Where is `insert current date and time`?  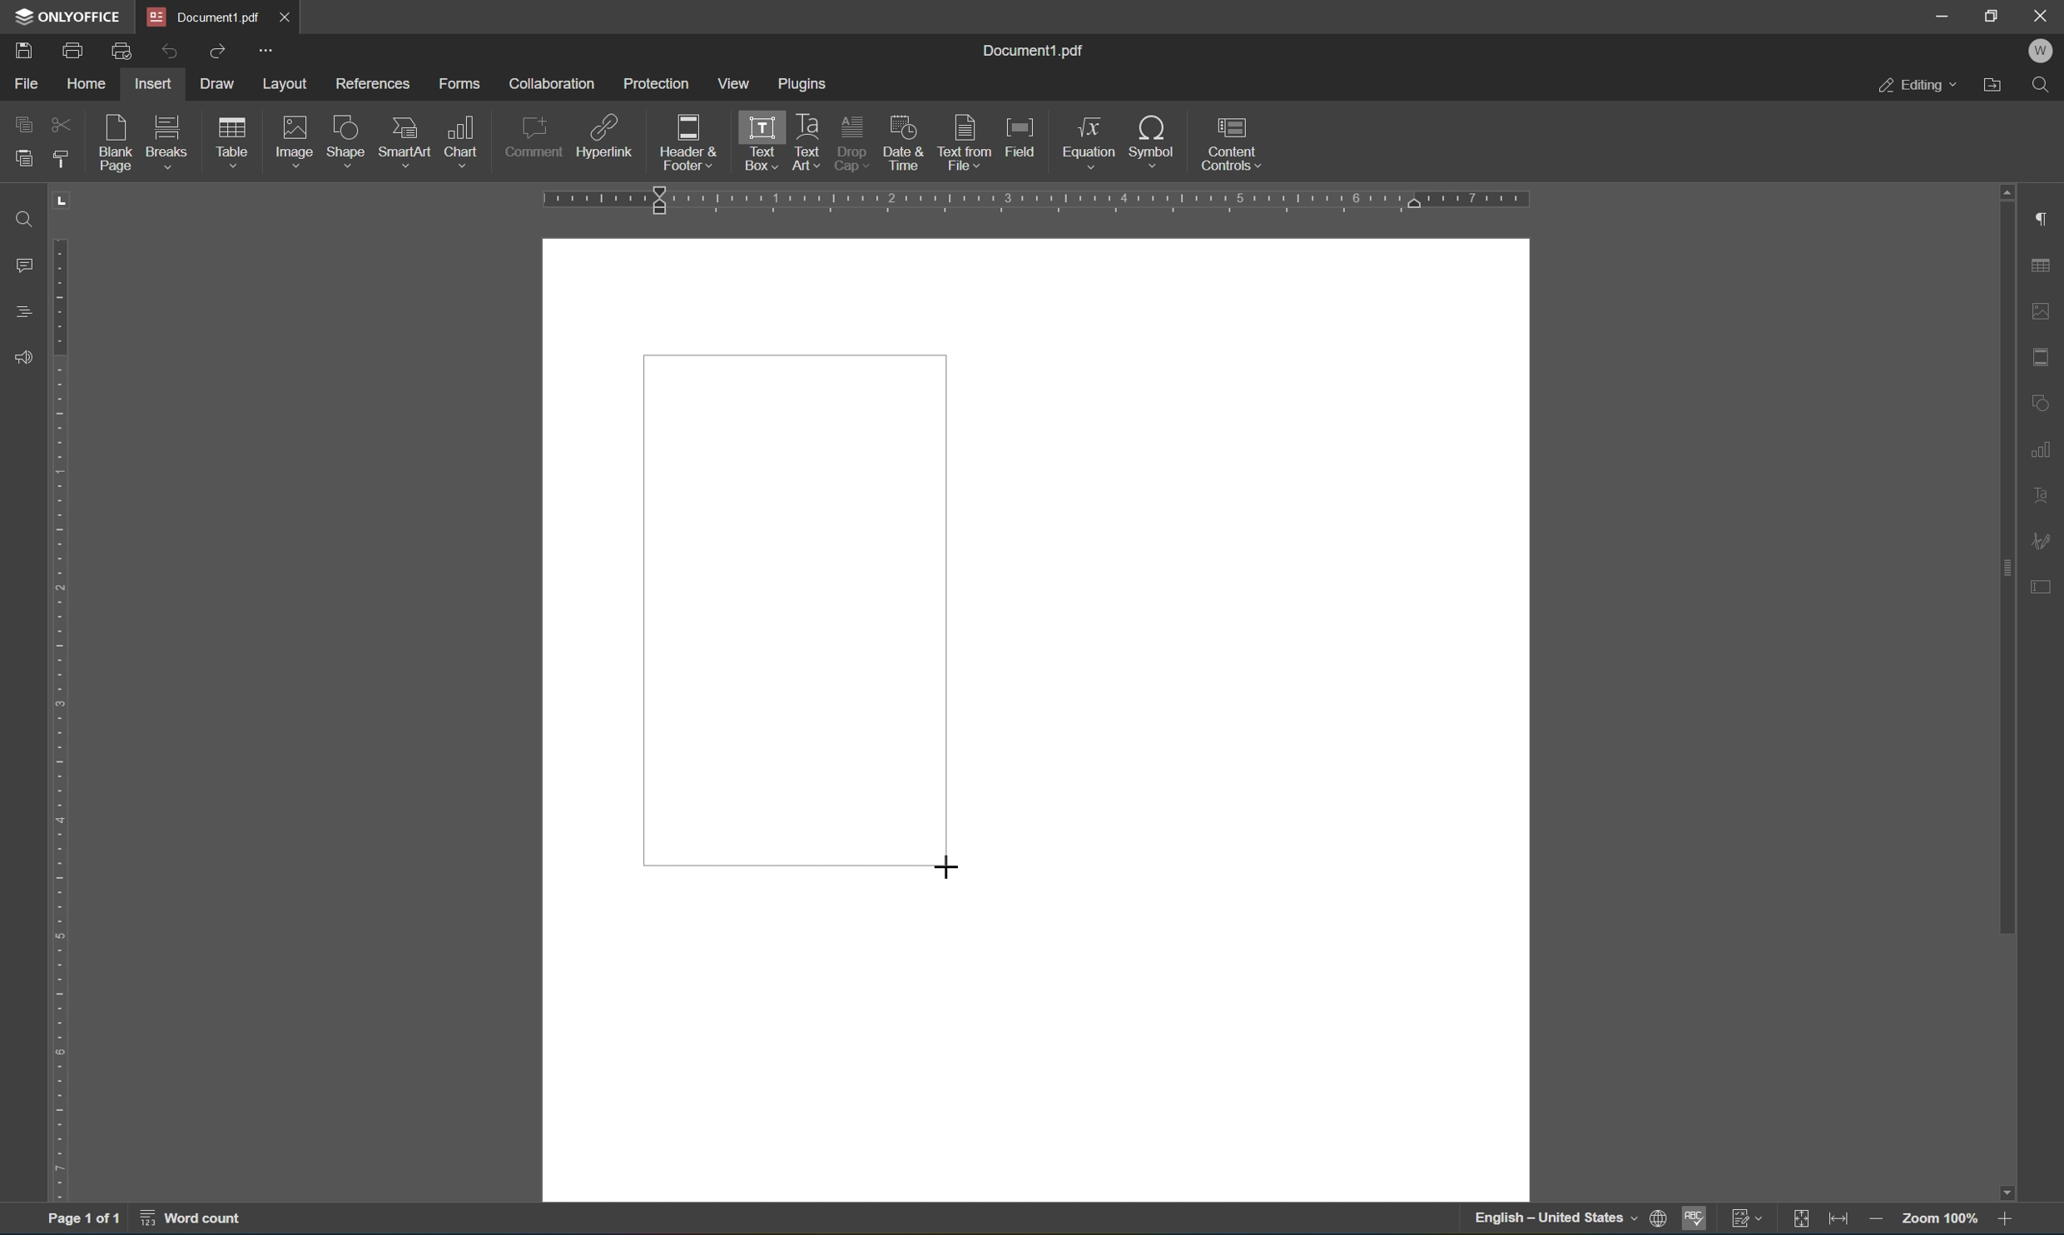 insert current date and time is located at coordinates (901, 141).